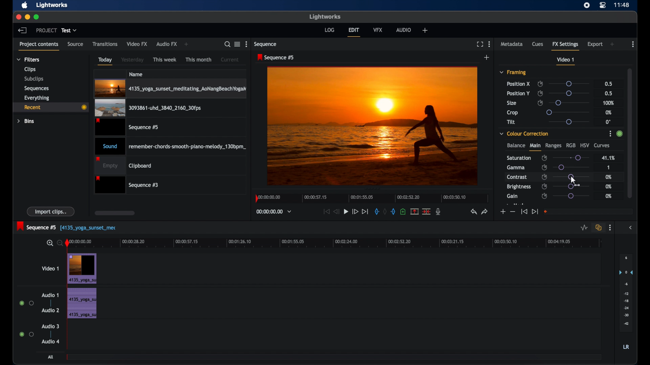  What do you see at coordinates (376, 211) in the screenshot?
I see `in mark` at bounding box center [376, 211].